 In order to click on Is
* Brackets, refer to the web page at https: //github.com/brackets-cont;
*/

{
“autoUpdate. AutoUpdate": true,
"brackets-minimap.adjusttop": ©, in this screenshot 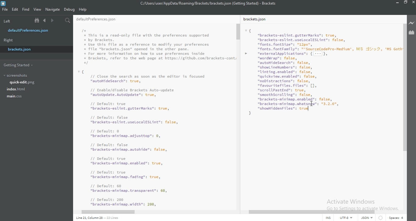, I will do `click(157, 117)`.